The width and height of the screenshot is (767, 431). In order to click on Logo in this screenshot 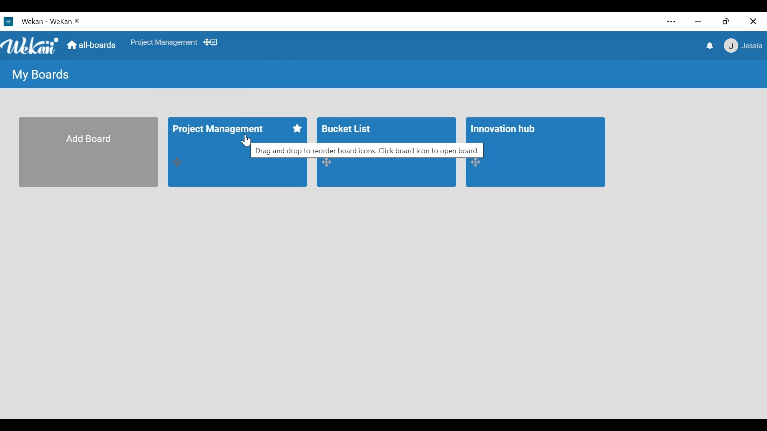, I will do `click(30, 46)`.